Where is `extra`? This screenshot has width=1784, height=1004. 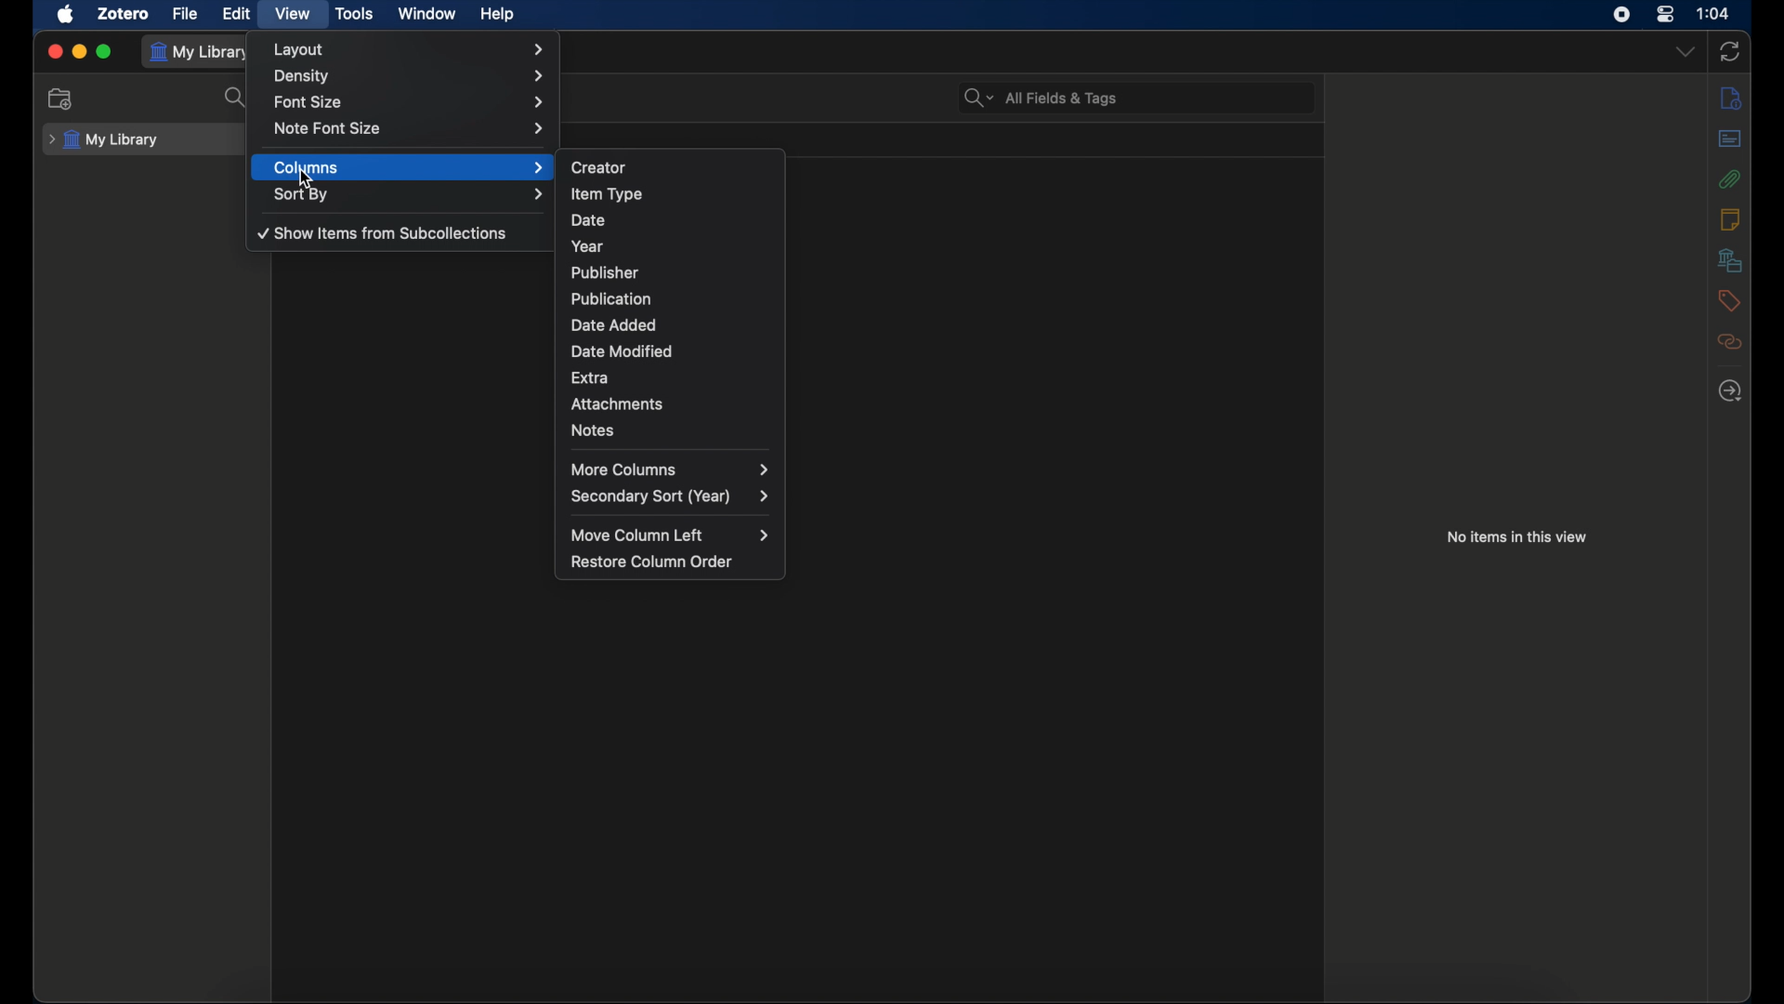
extra is located at coordinates (591, 376).